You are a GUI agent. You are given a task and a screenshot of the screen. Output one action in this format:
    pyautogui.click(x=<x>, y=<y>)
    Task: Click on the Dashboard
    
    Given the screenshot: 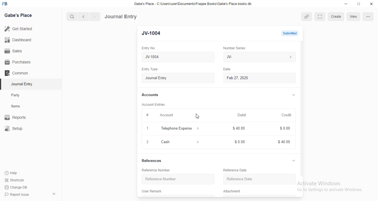 What is the action you would take?
    pyautogui.click(x=18, y=40)
    